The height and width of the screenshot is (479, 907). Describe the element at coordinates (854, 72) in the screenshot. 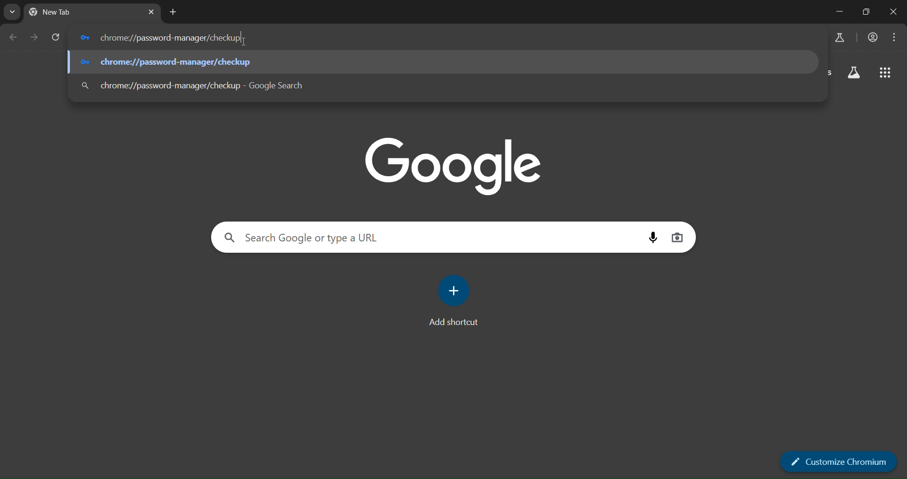

I see `search labs` at that location.